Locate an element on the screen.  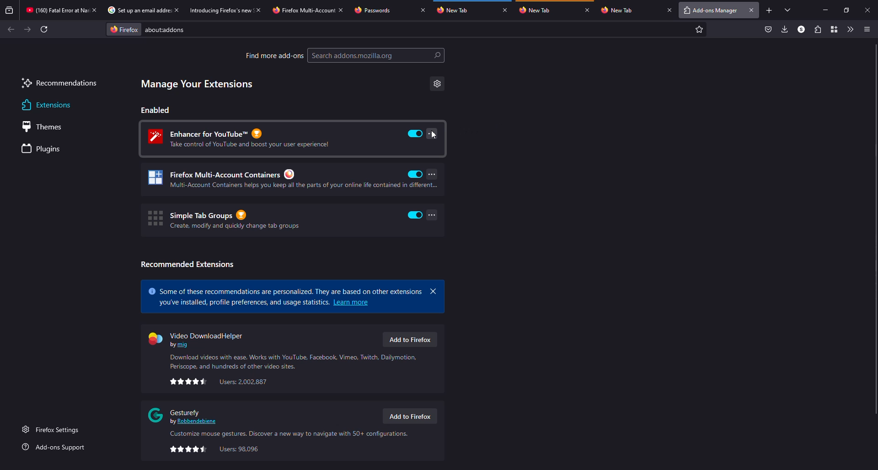
learn more is located at coordinates (285, 289).